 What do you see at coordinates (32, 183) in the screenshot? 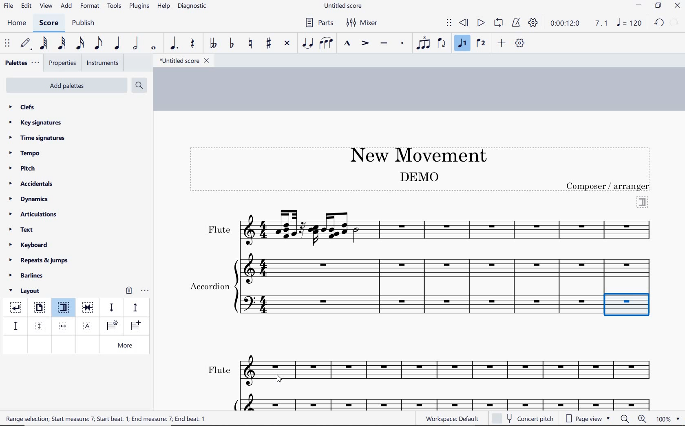
I see `accidentals` at bounding box center [32, 183].